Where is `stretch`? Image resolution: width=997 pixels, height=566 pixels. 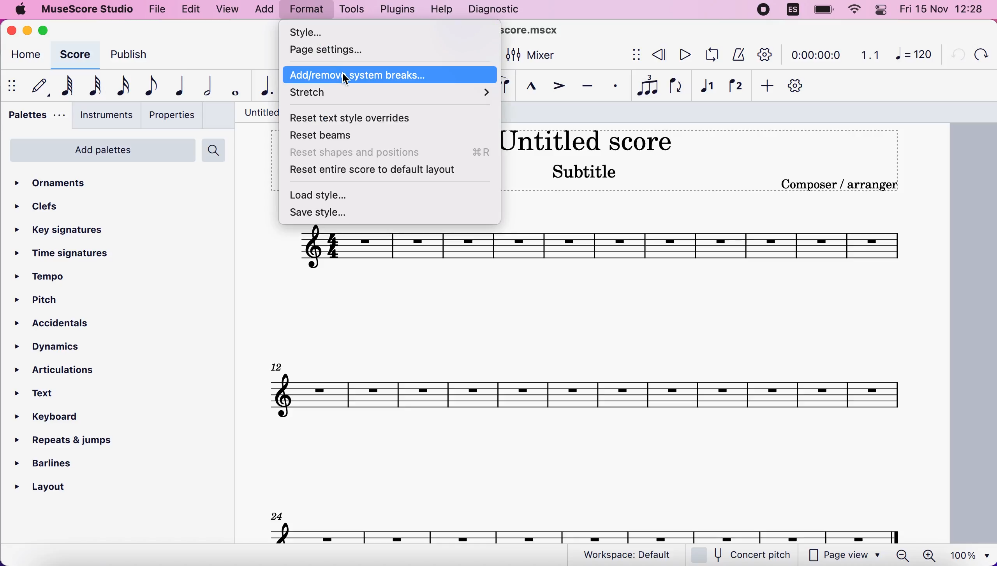 stretch is located at coordinates (393, 96).